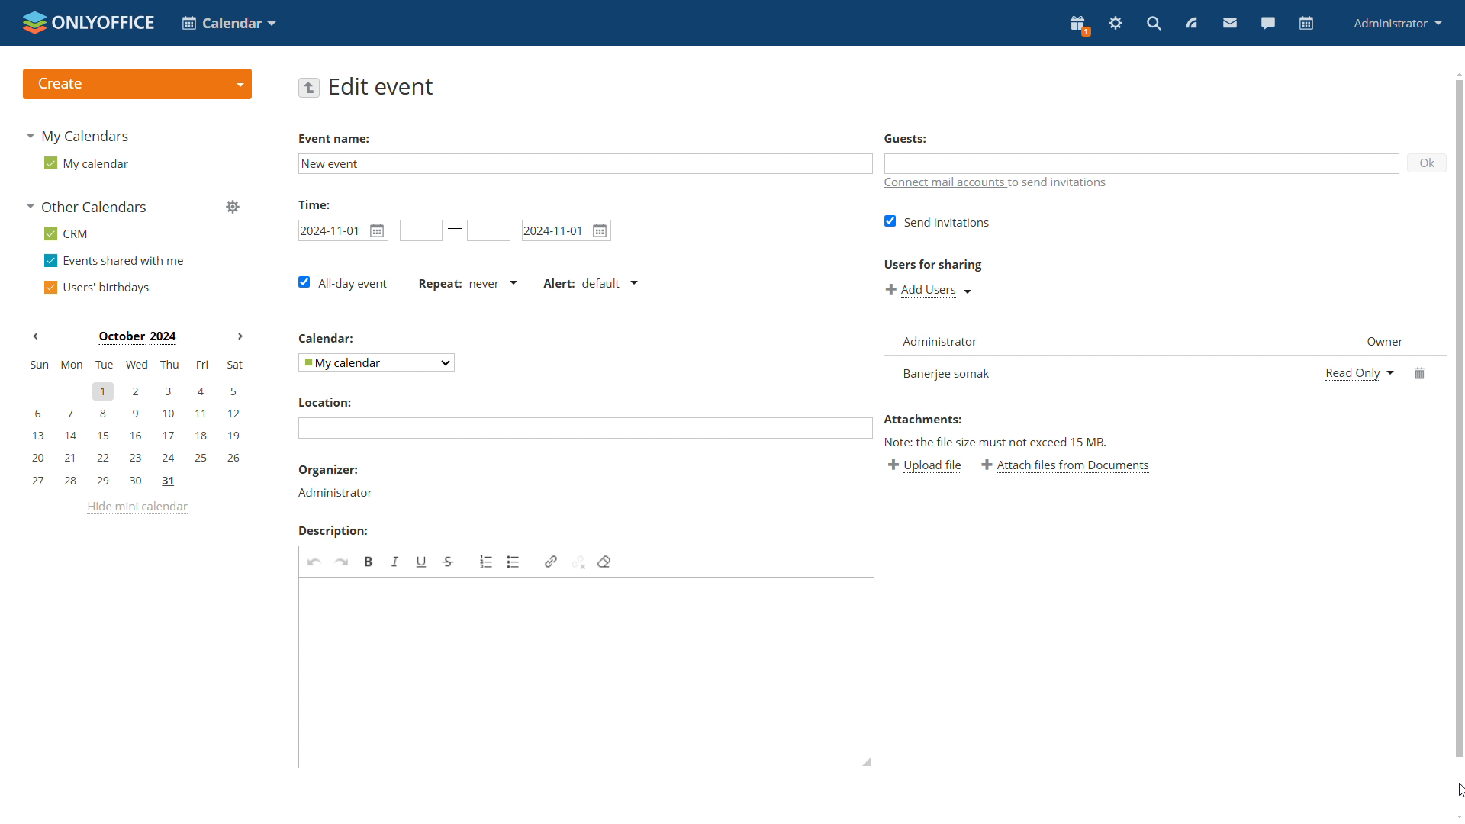  What do you see at coordinates (937, 222) in the screenshot?
I see `send invitations` at bounding box center [937, 222].